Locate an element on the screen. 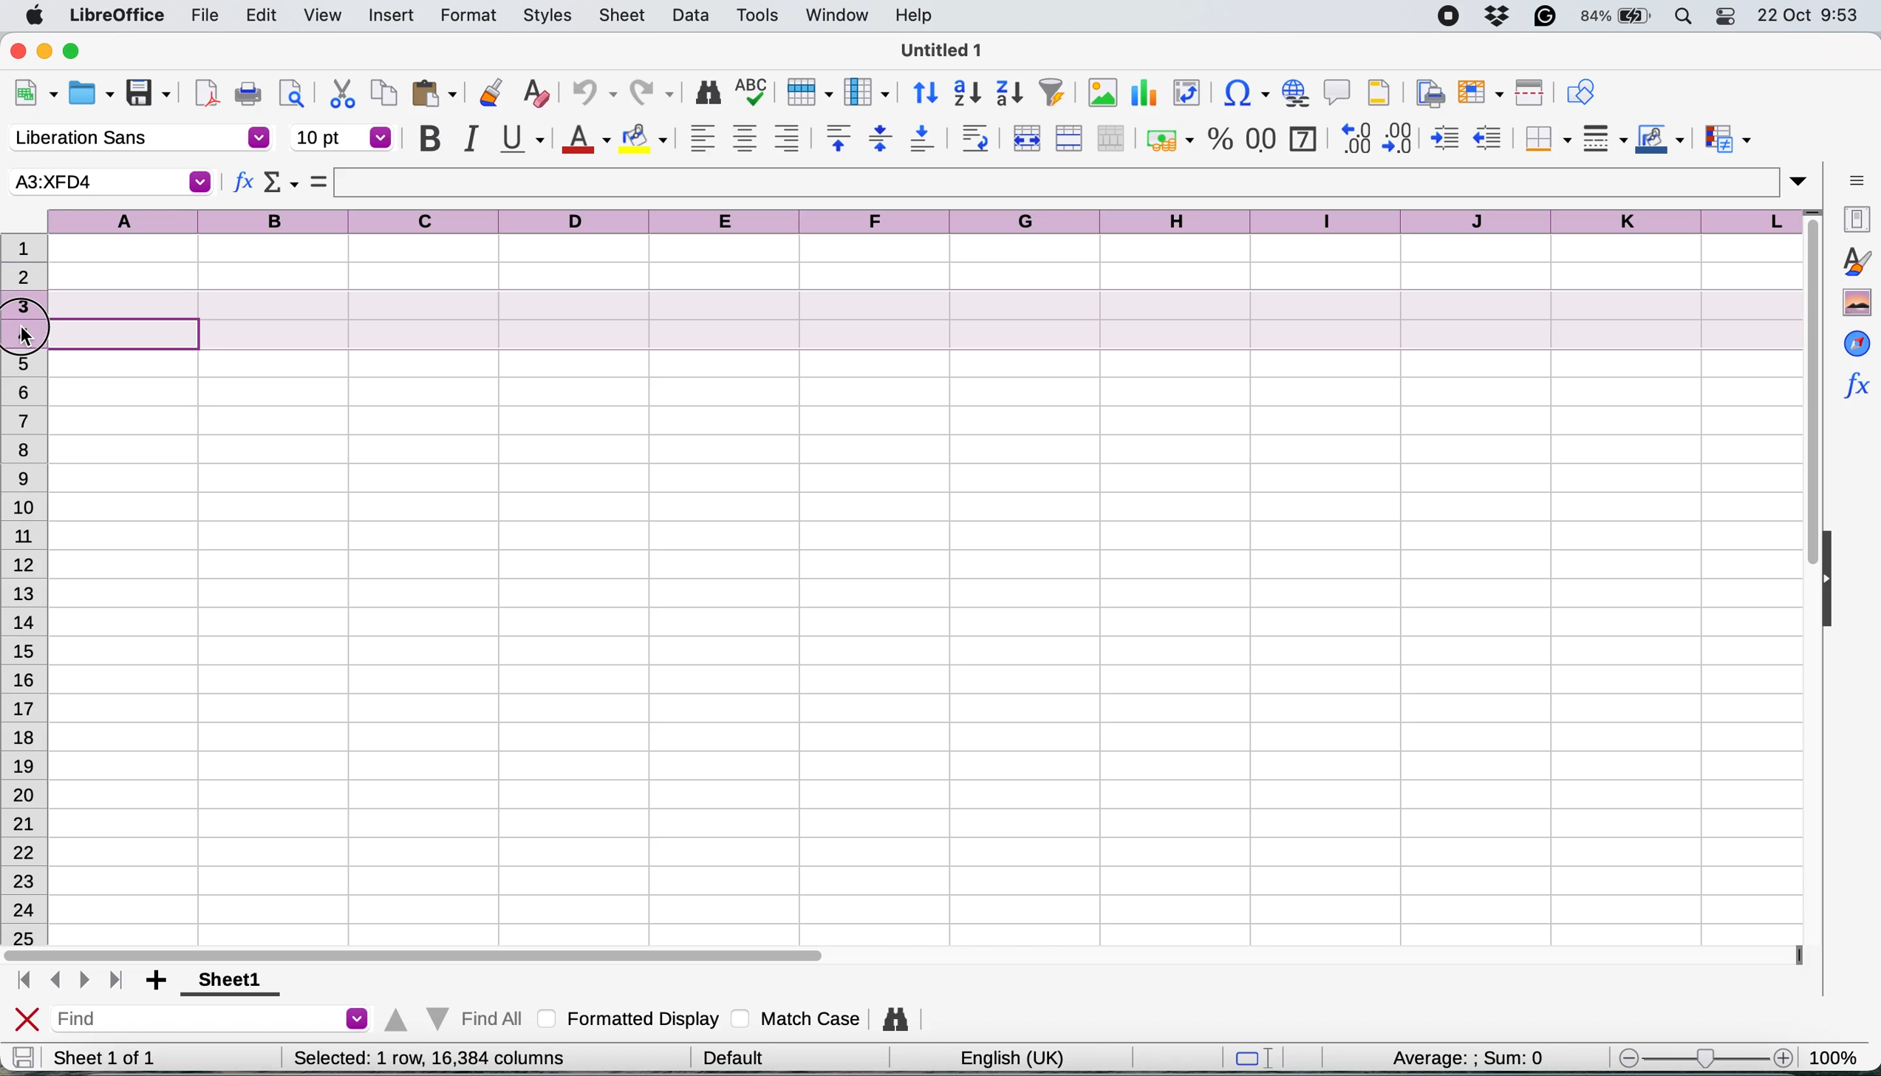  wrap text is located at coordinates (975, 137).